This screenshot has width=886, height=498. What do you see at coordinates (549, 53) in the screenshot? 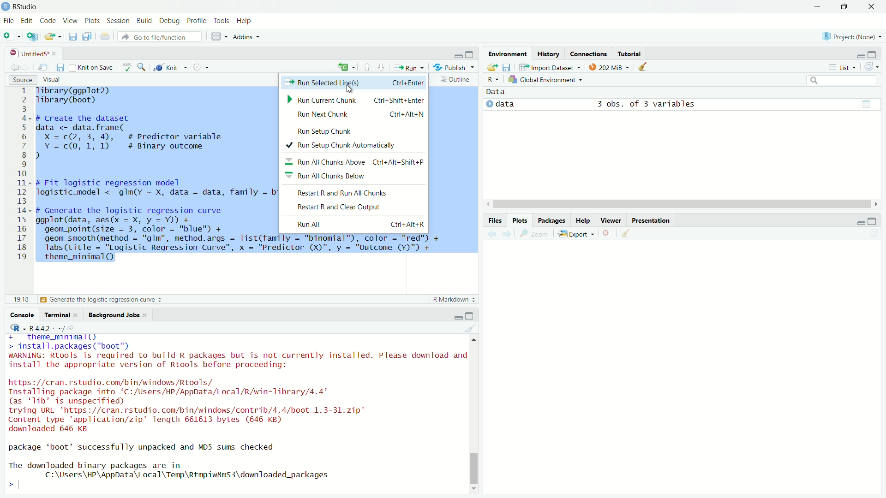
I see `History` at bounding box center [549, 53].